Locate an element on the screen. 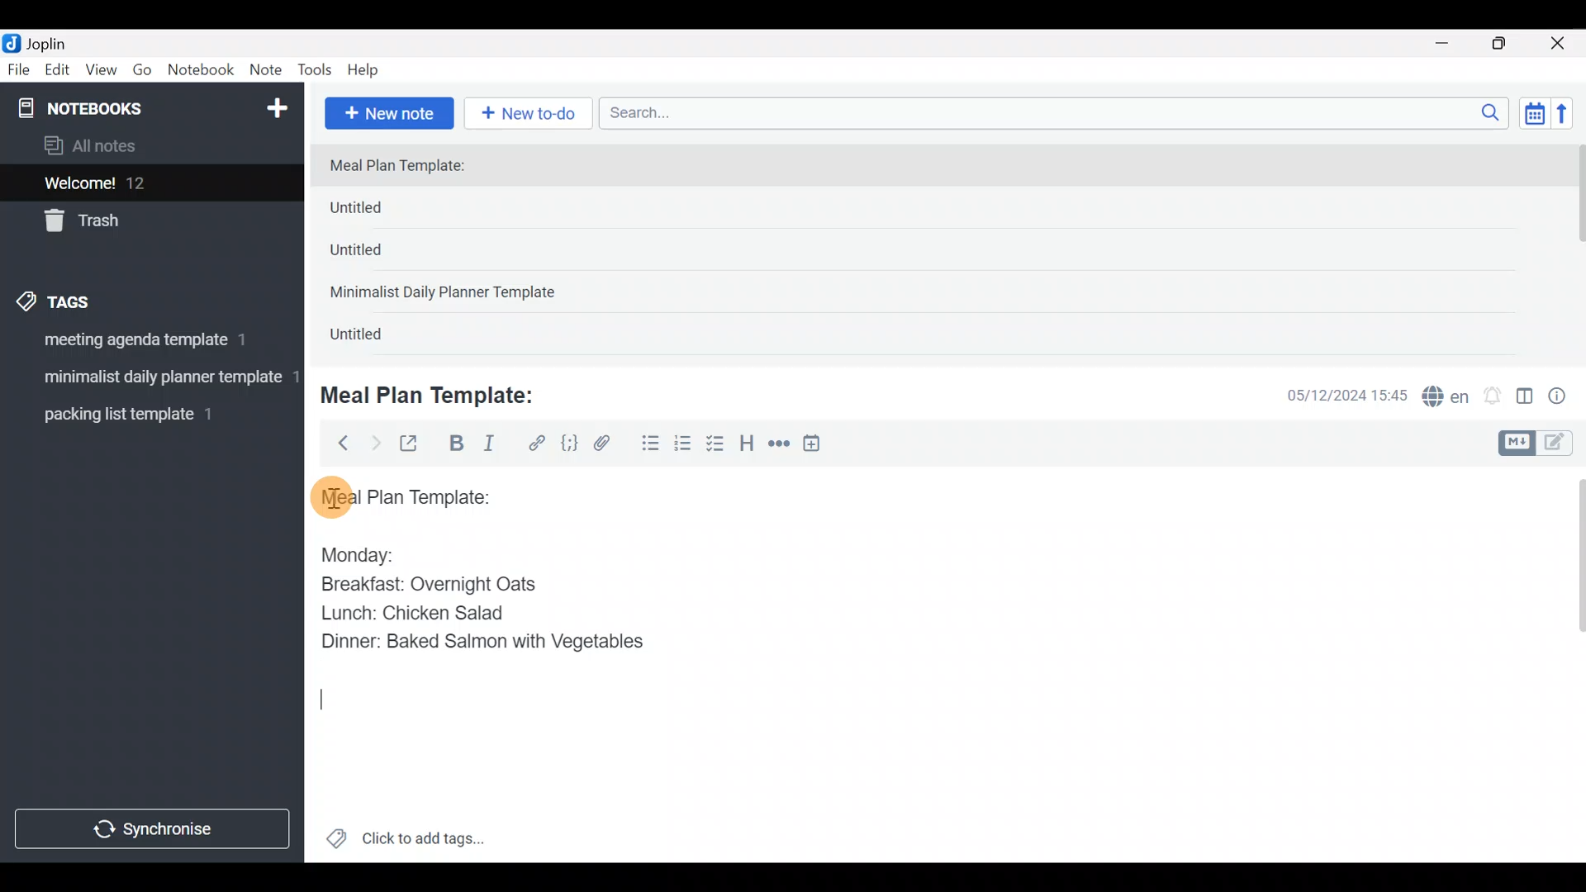 This screenshot has width=1586, height=892. Date & time is located at coordinates (1334, 395).